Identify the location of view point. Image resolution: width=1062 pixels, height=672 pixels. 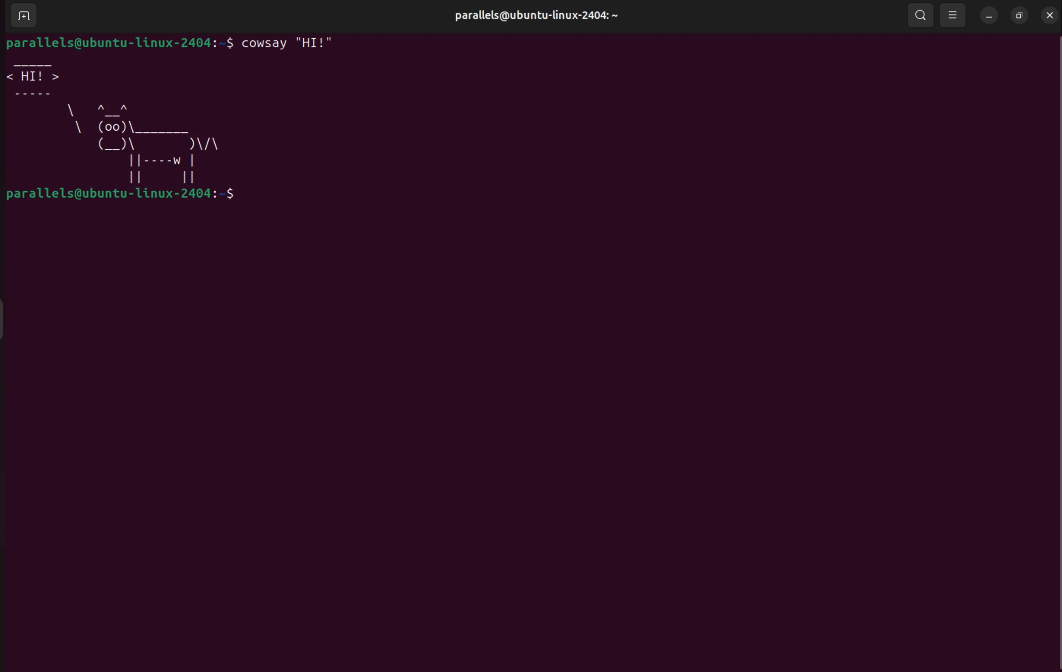
(951, 13).